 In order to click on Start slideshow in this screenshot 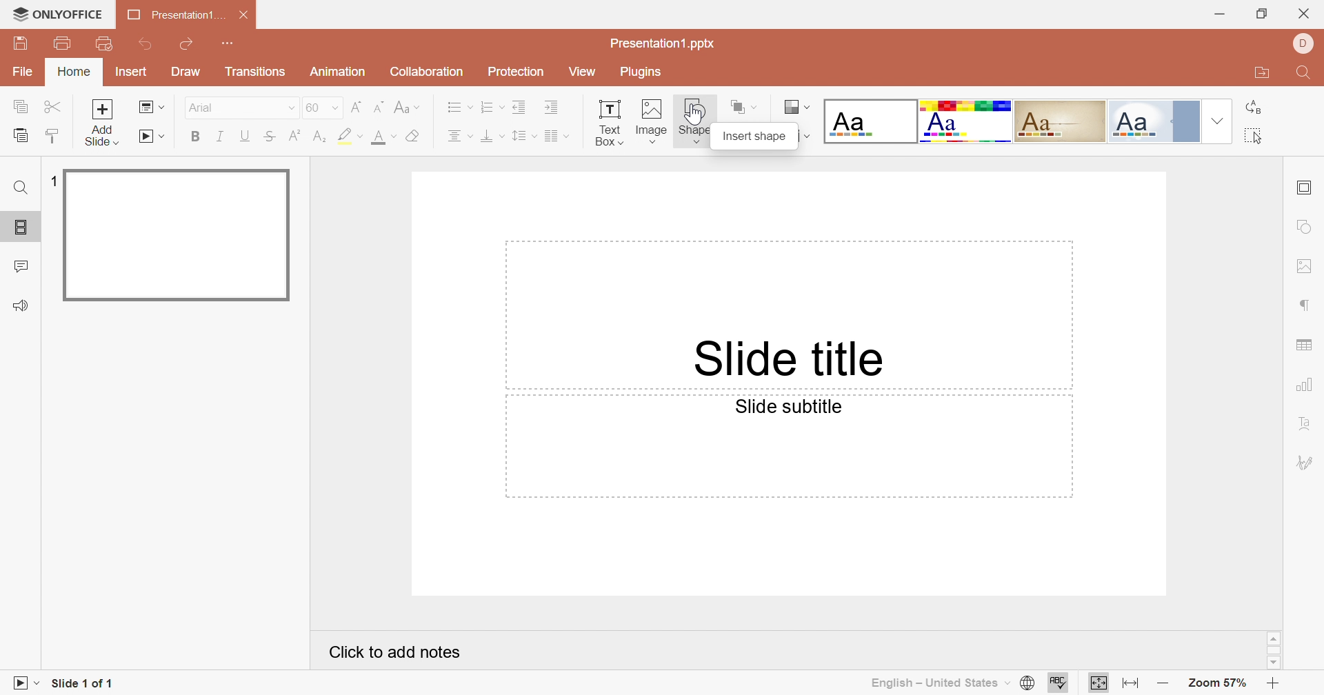, I will do `click(20, 684)`.